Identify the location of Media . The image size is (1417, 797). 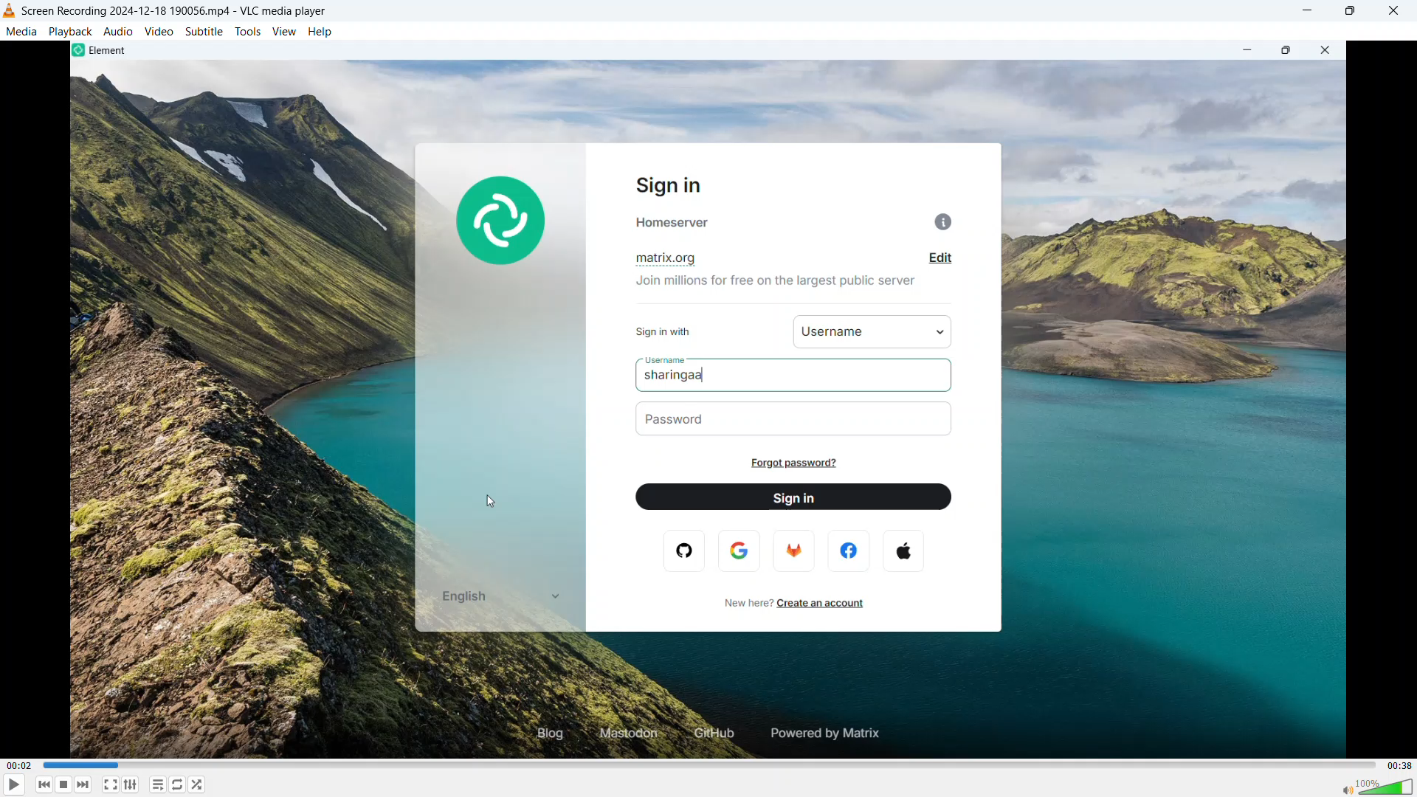
(21, 32).